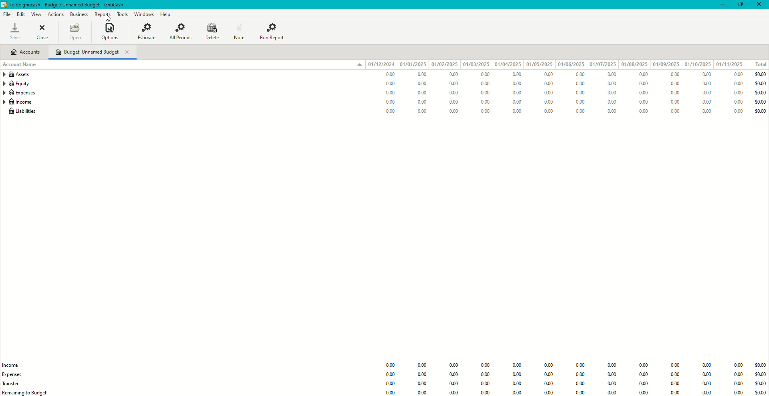  What do you see at coordinates (425, 111) in the screenshot?
I see `0.00` at bounding box center [425, 111].